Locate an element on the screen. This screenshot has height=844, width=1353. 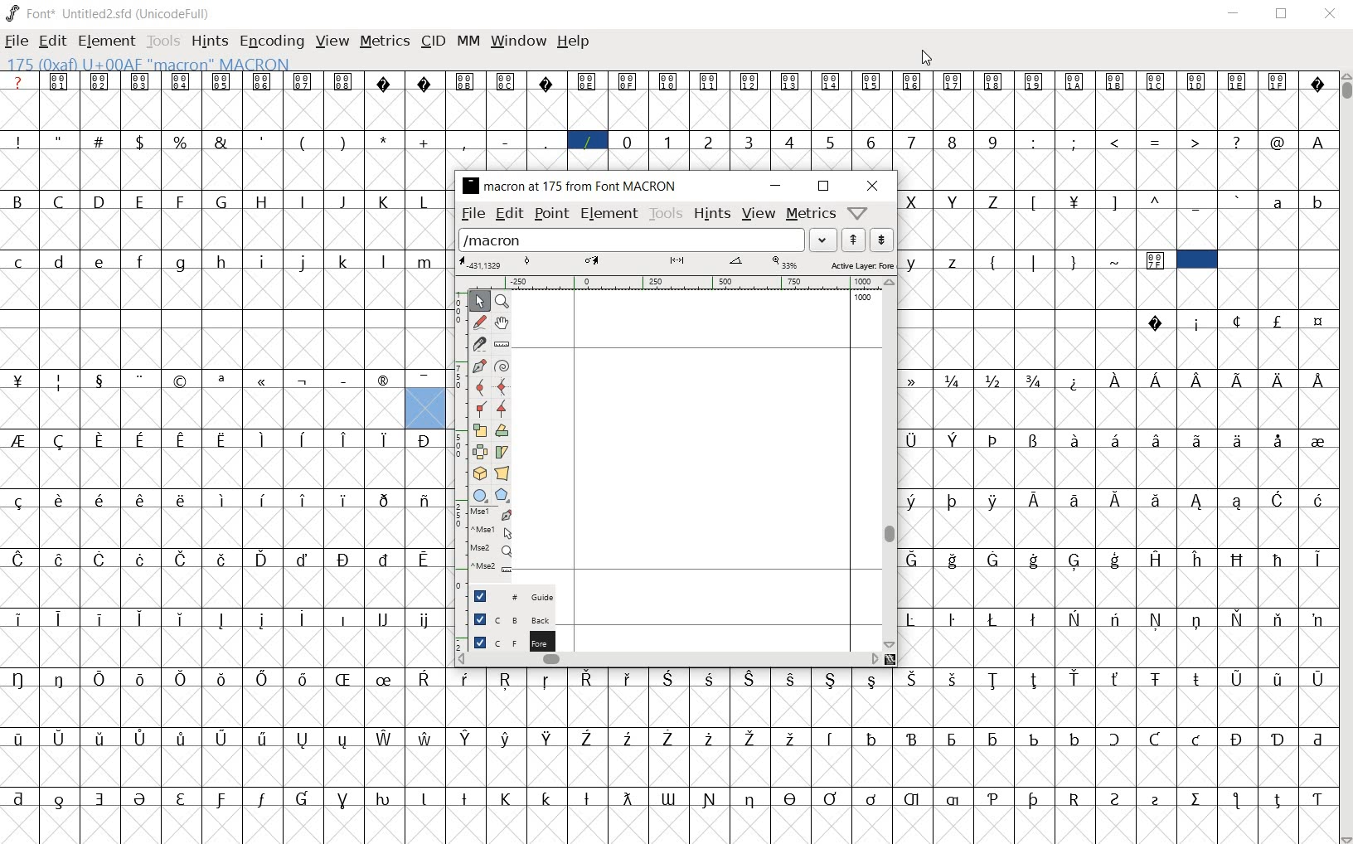
} is located at coordinates (1075, 261).